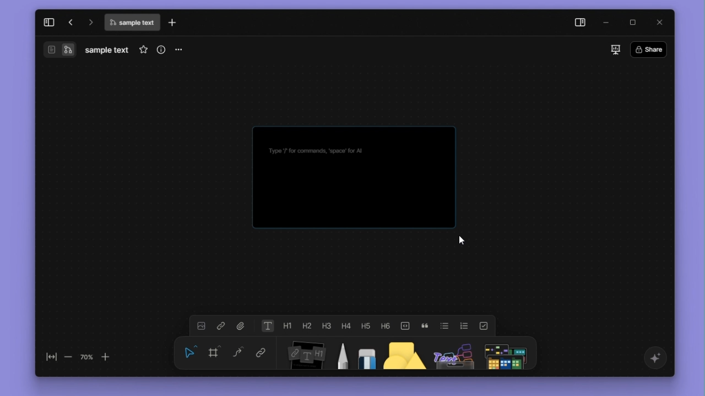  What do you see at coordinates (613, 49) in the screenshot?
I see `slideshow` at bounding box center [613, 49].